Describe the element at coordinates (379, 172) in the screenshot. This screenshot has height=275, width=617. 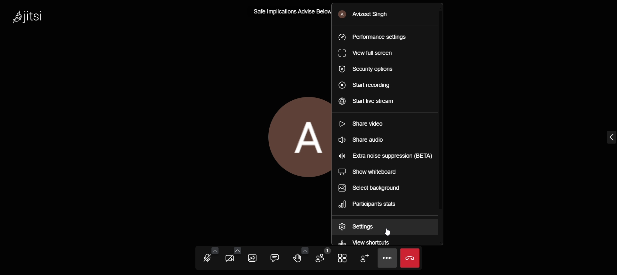
I see `Show Whiteboard` at that location.